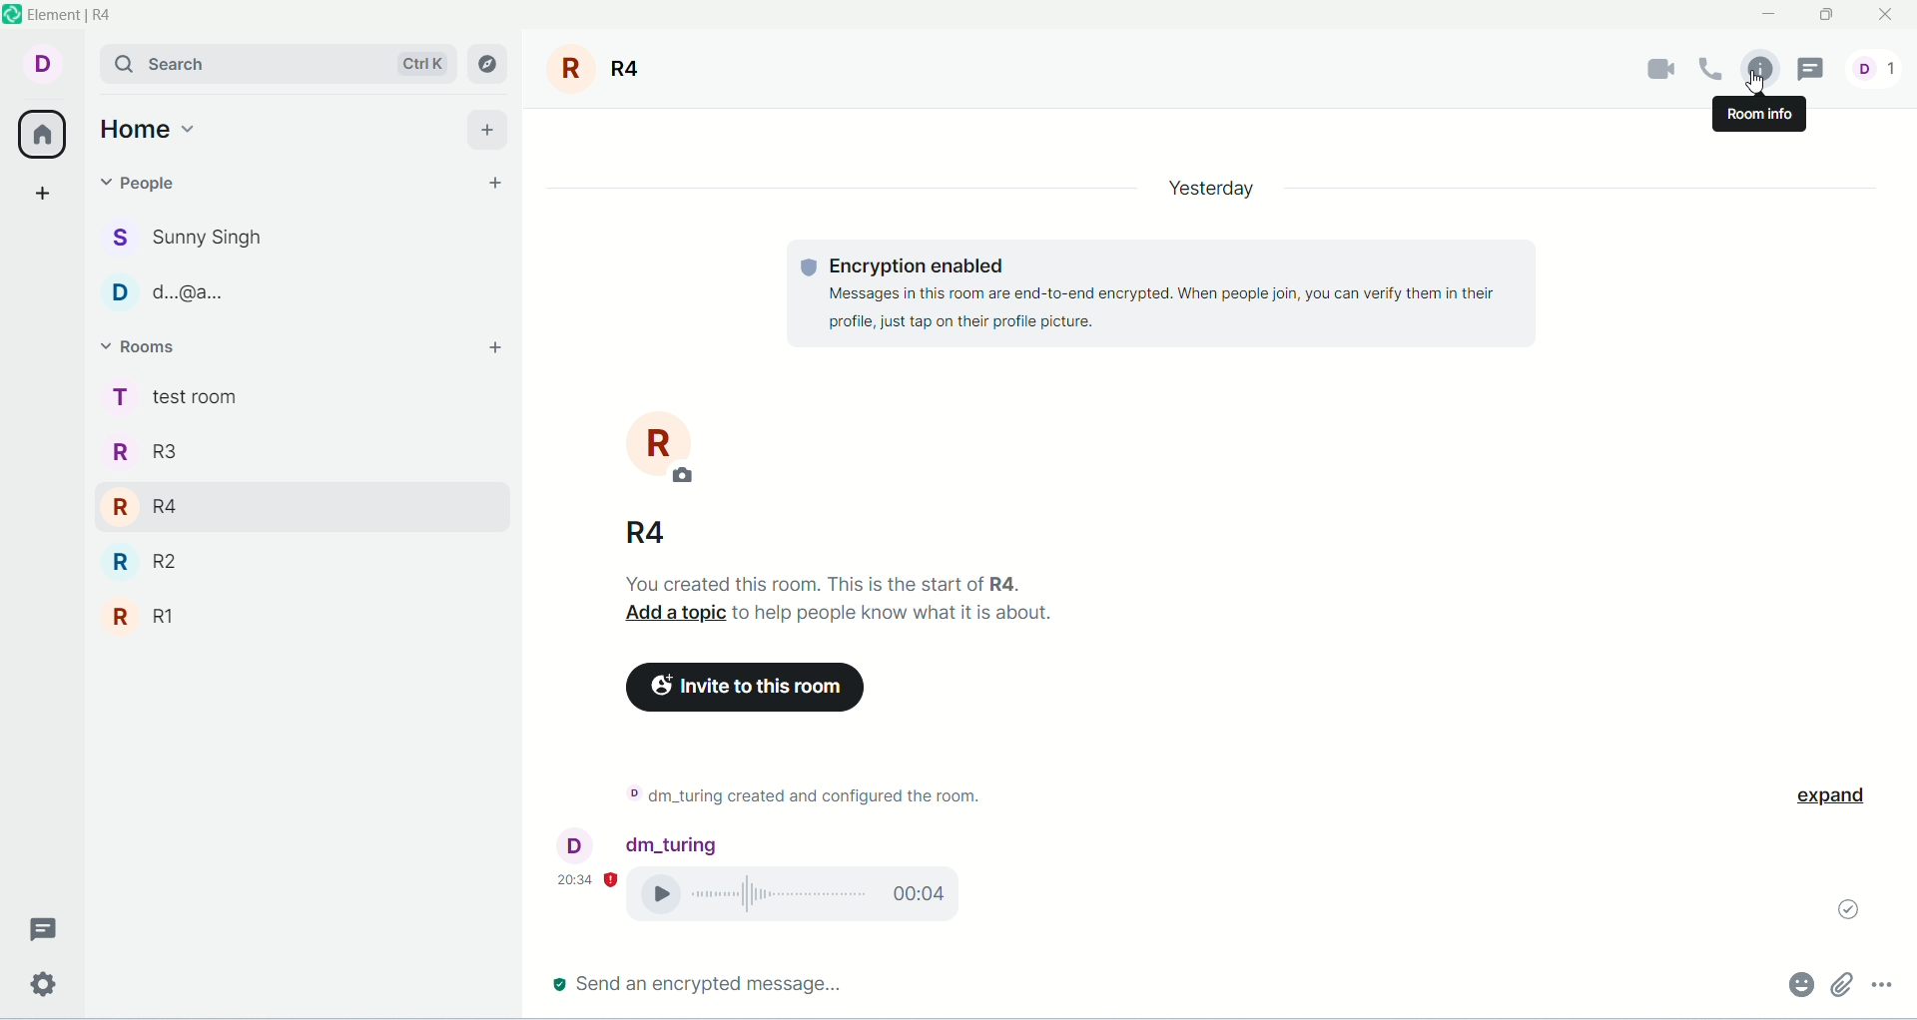 The height and width of the screenshot is (1020, 1917). What do you see at coordinates (489, 184) in the screenshot?
I see `start chat` at bounding box center [489, 184].